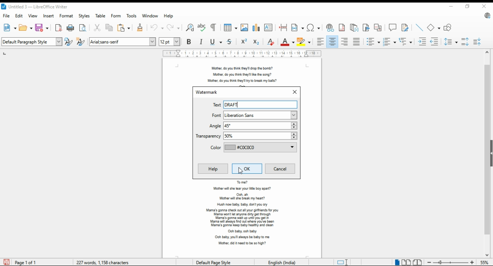  What do you see at coordinates (305, 42) in the screenshot?
I see `highlight color` at bounding box center [305, 42].